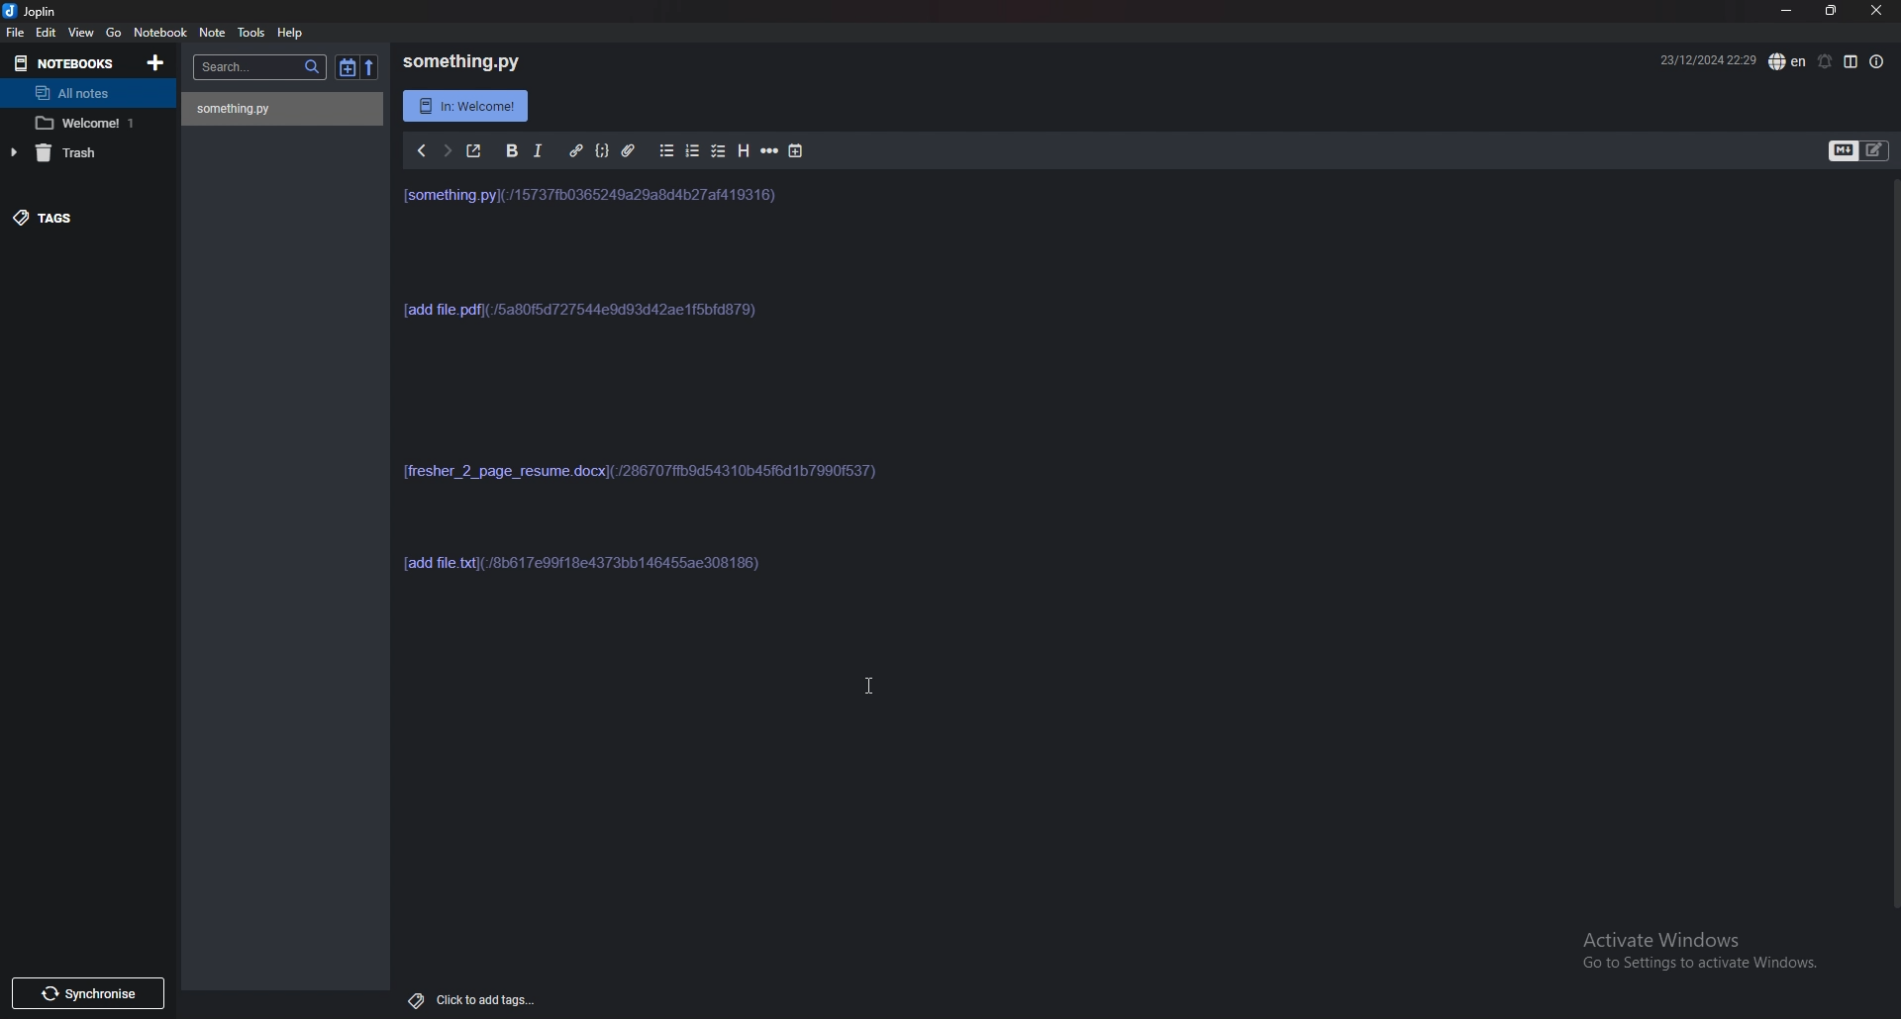 The image size is (1901, 1019). Describe the element at coordinates (630, 151) in the screenshot. I see `Attachment` at that location.